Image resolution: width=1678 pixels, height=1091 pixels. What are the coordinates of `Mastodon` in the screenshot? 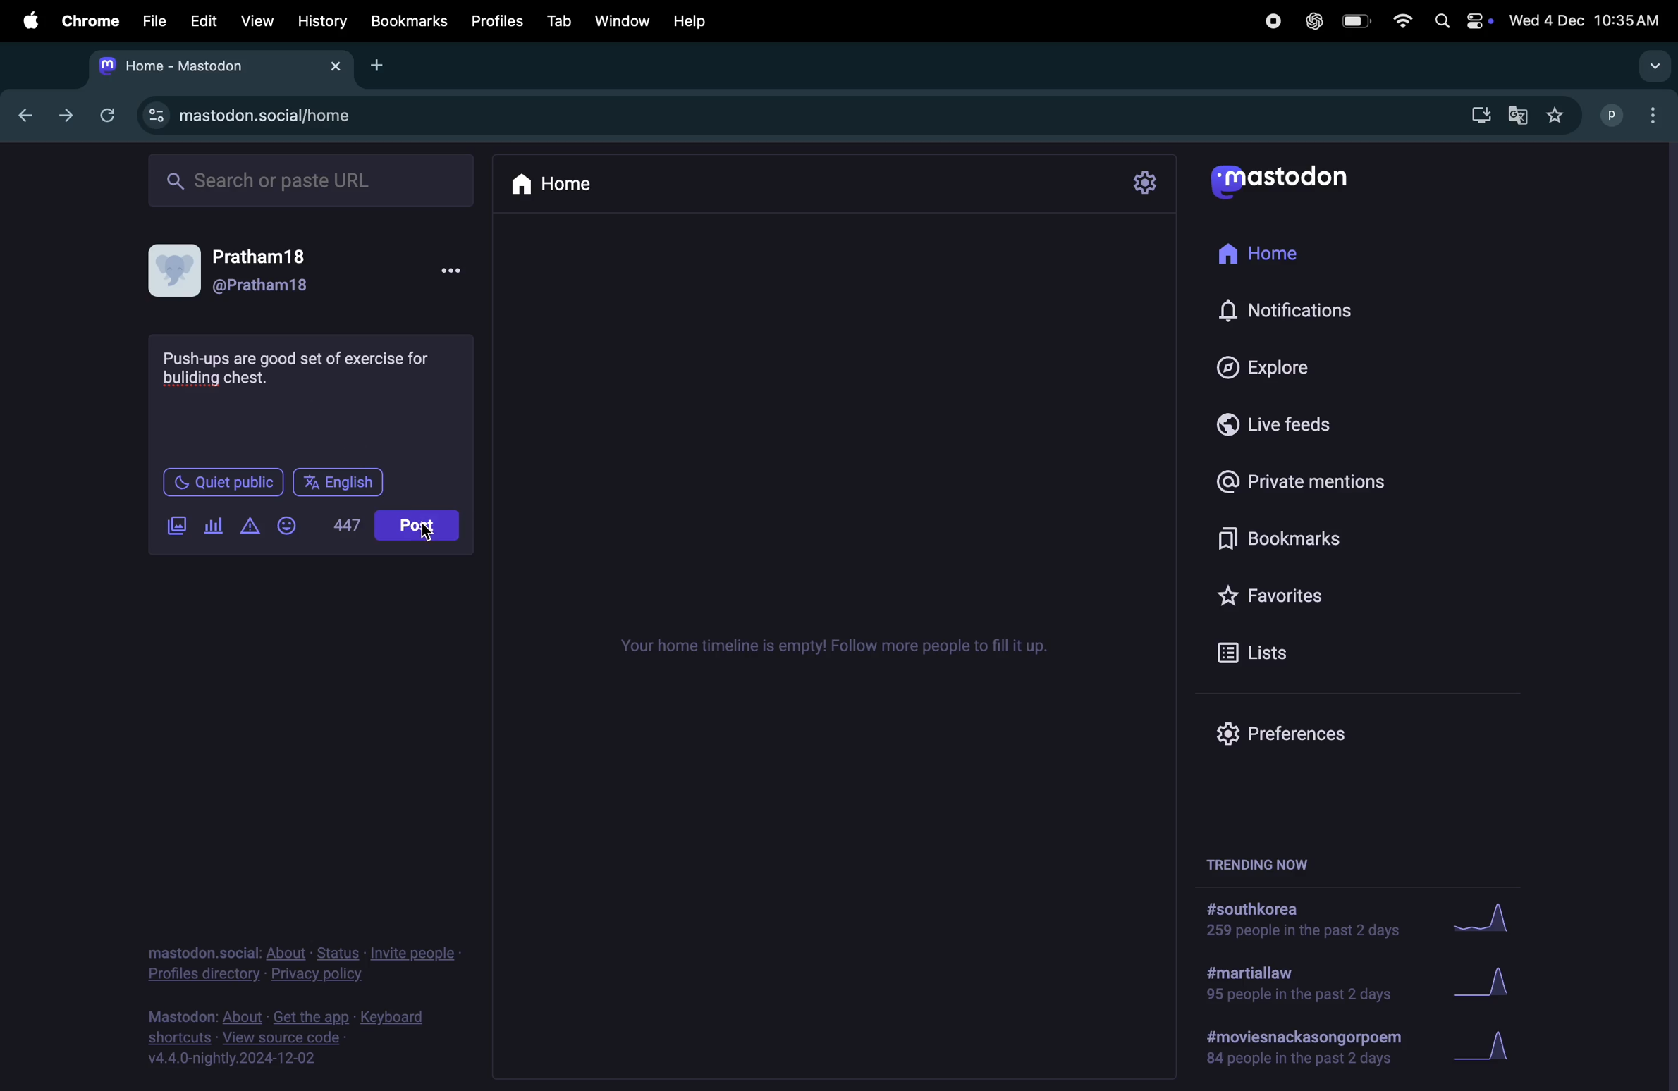 It's located at (1297, 181).